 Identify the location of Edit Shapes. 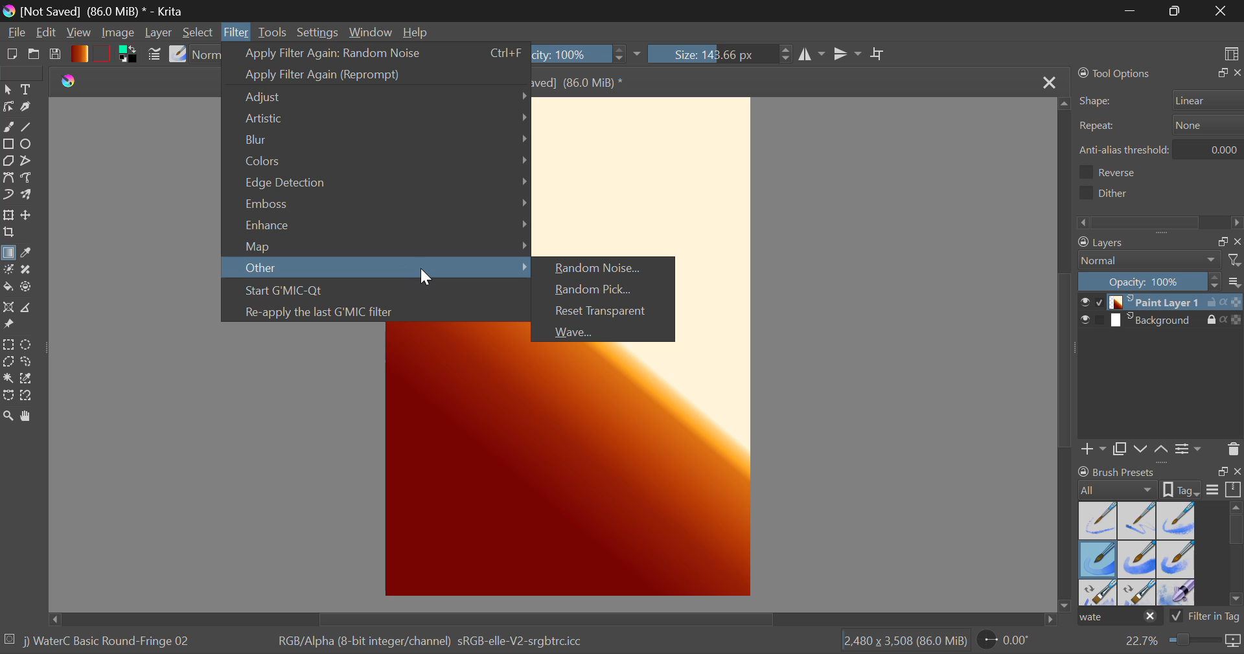
(8, 108).